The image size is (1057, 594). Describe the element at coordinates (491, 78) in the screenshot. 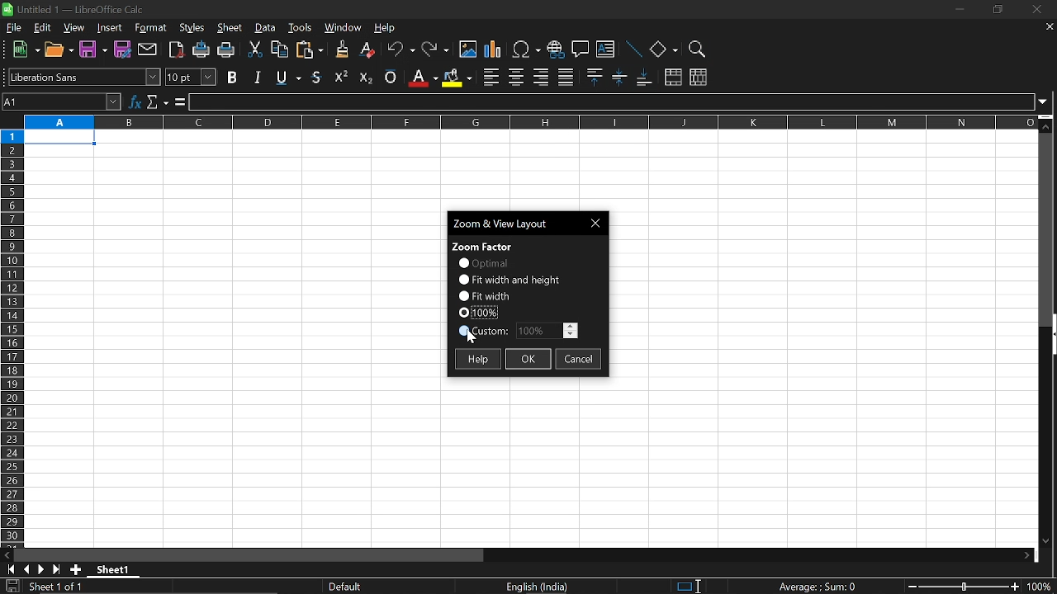

I see `align left` at that location.